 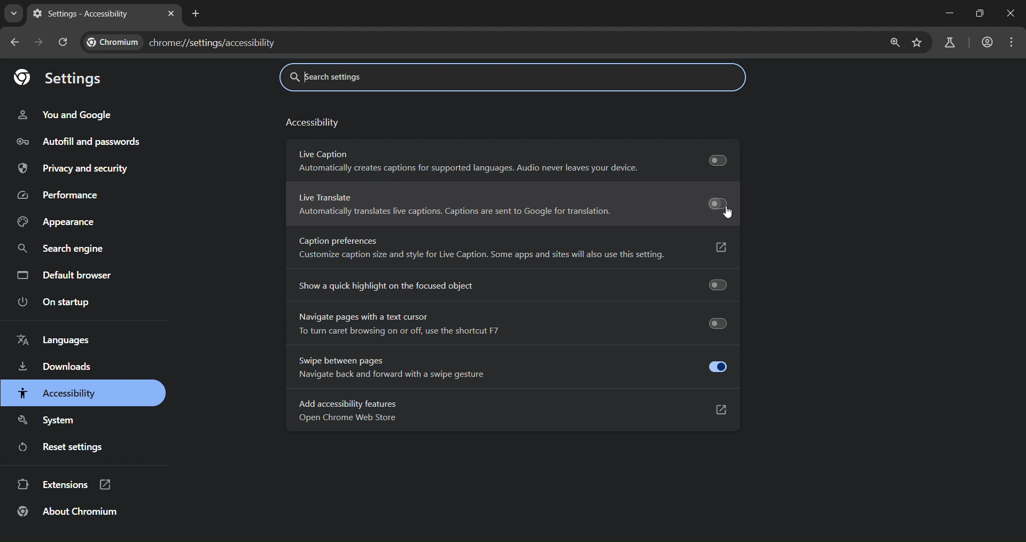 What do you see at coordinates (714, 246) in the screenshot?
I see `button` at bounding box center [714, 246].